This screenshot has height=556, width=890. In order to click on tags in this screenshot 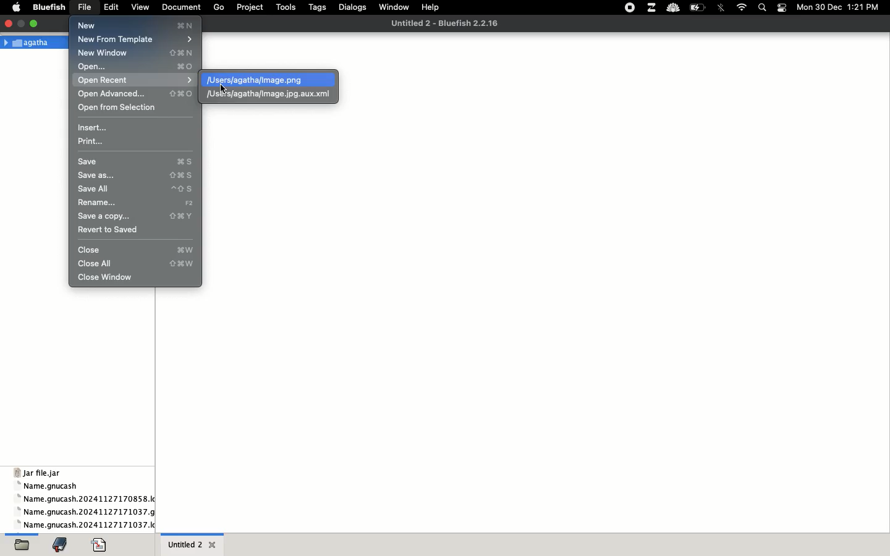, I will do `click(320, 8)`.